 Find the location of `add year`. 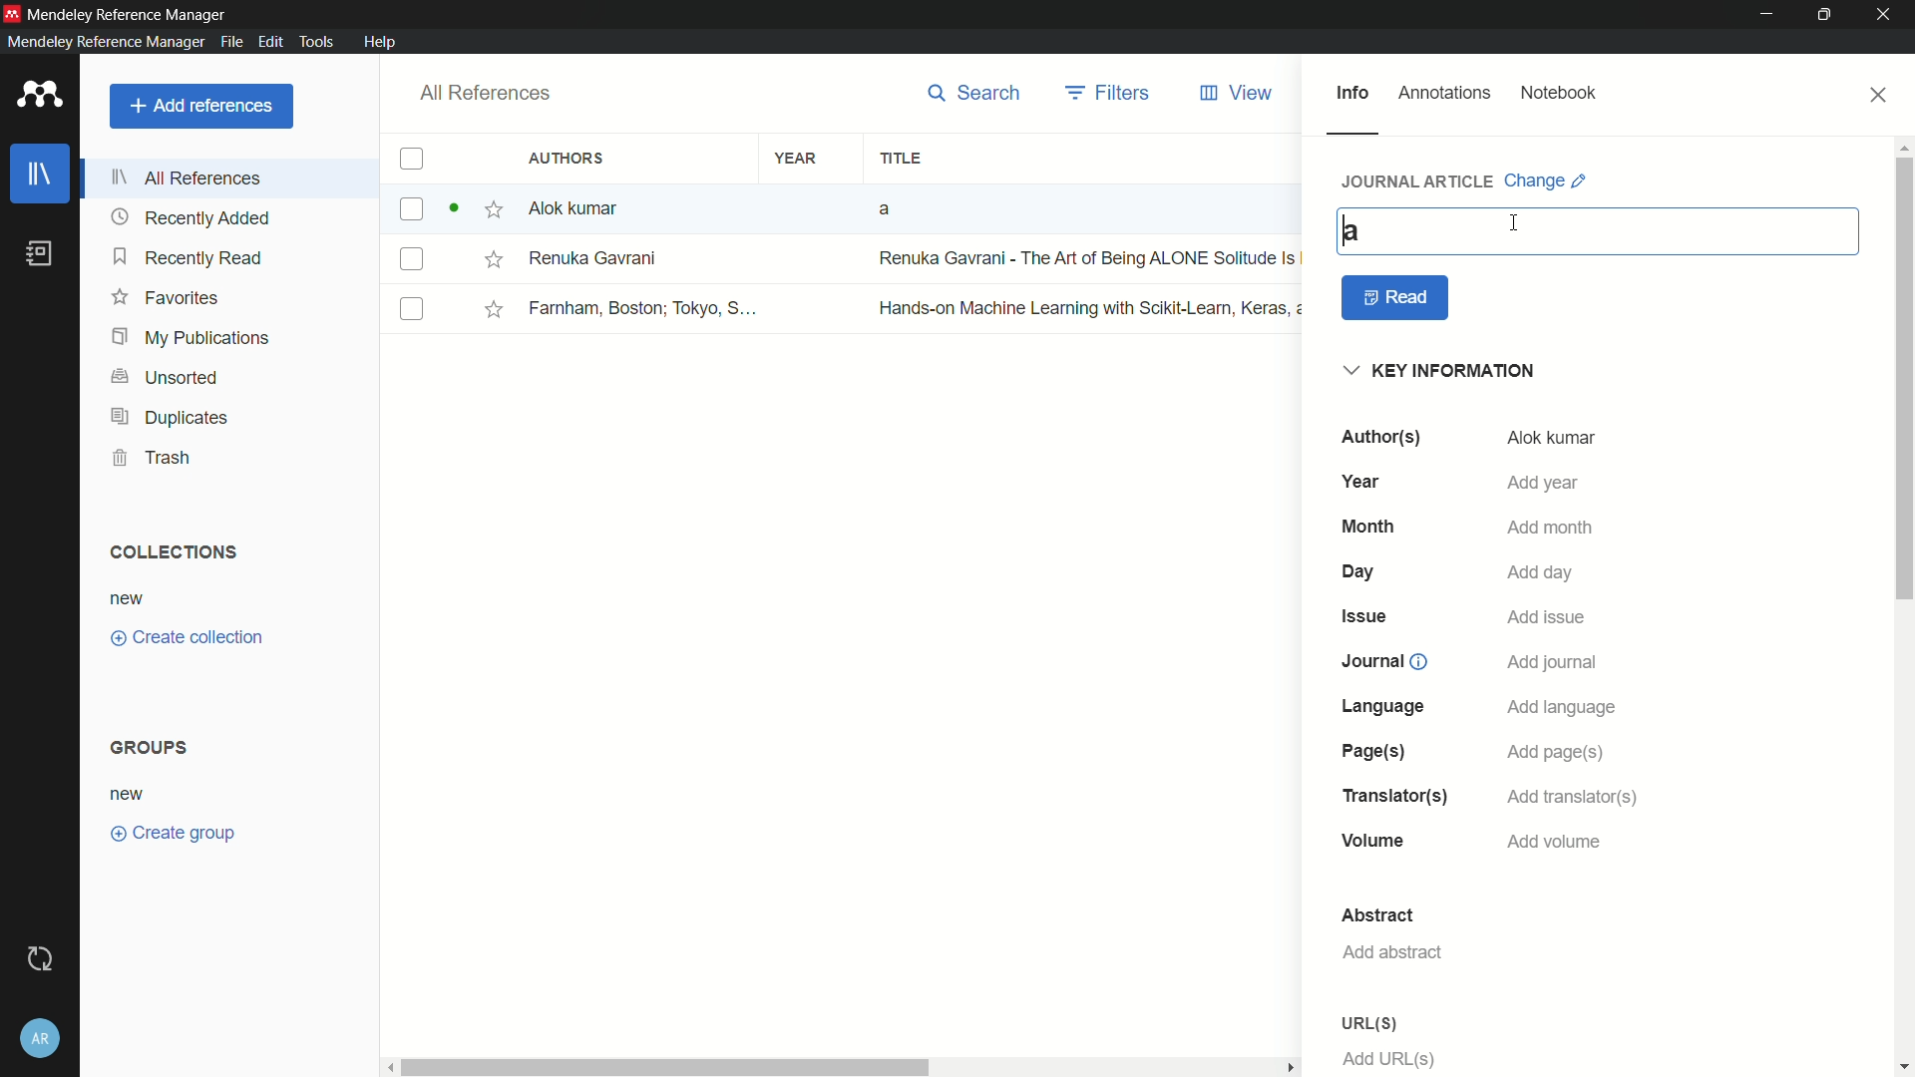

add year is located at coordinates (1542, 483).